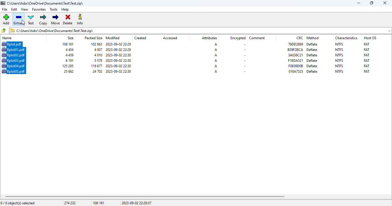 Image resolution: width=392 pixels, height=206 pixels. What do you see at coordinates (45, 3) in the screenshot?
I see `.zip archive` at bounding box center [45, 3].